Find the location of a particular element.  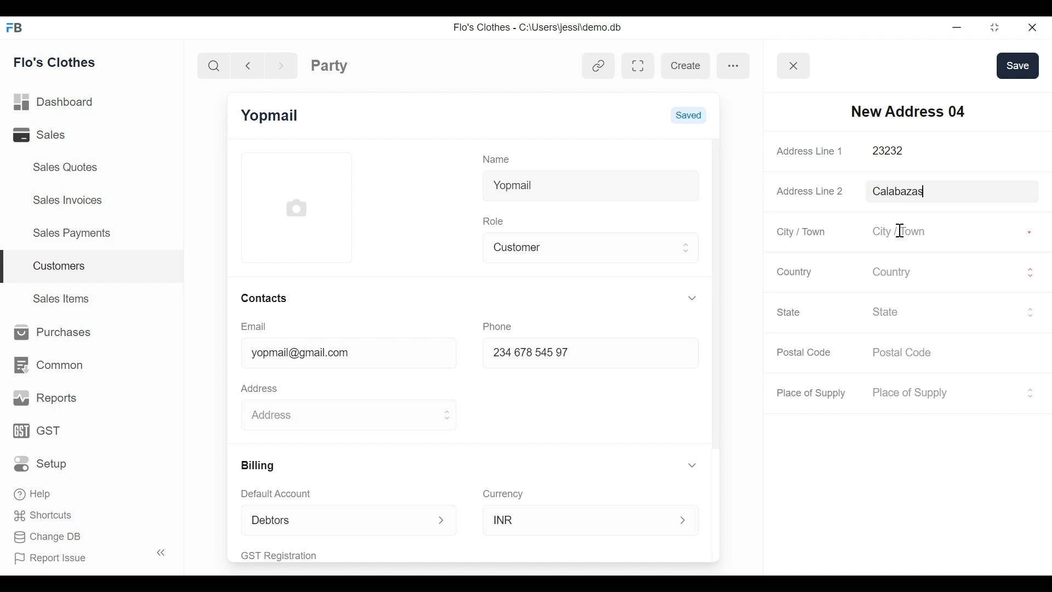

Restore is located at coordinates (991, 27).